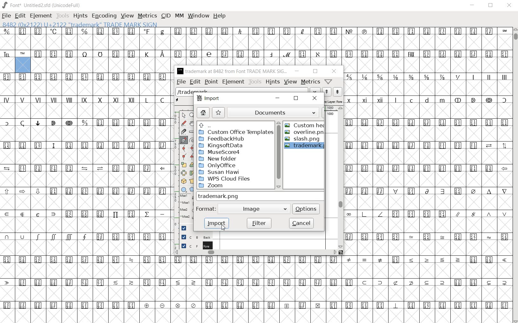 This screenshot has width=518, height=323. I want to click on HELP, so click(220, 16).